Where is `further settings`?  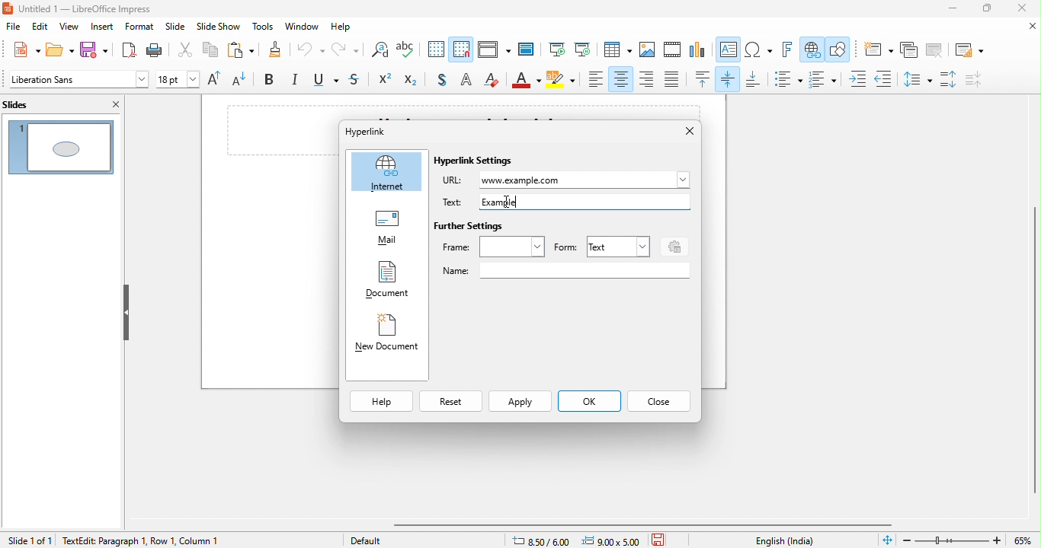
further settings is located at coordinates (470, 227).